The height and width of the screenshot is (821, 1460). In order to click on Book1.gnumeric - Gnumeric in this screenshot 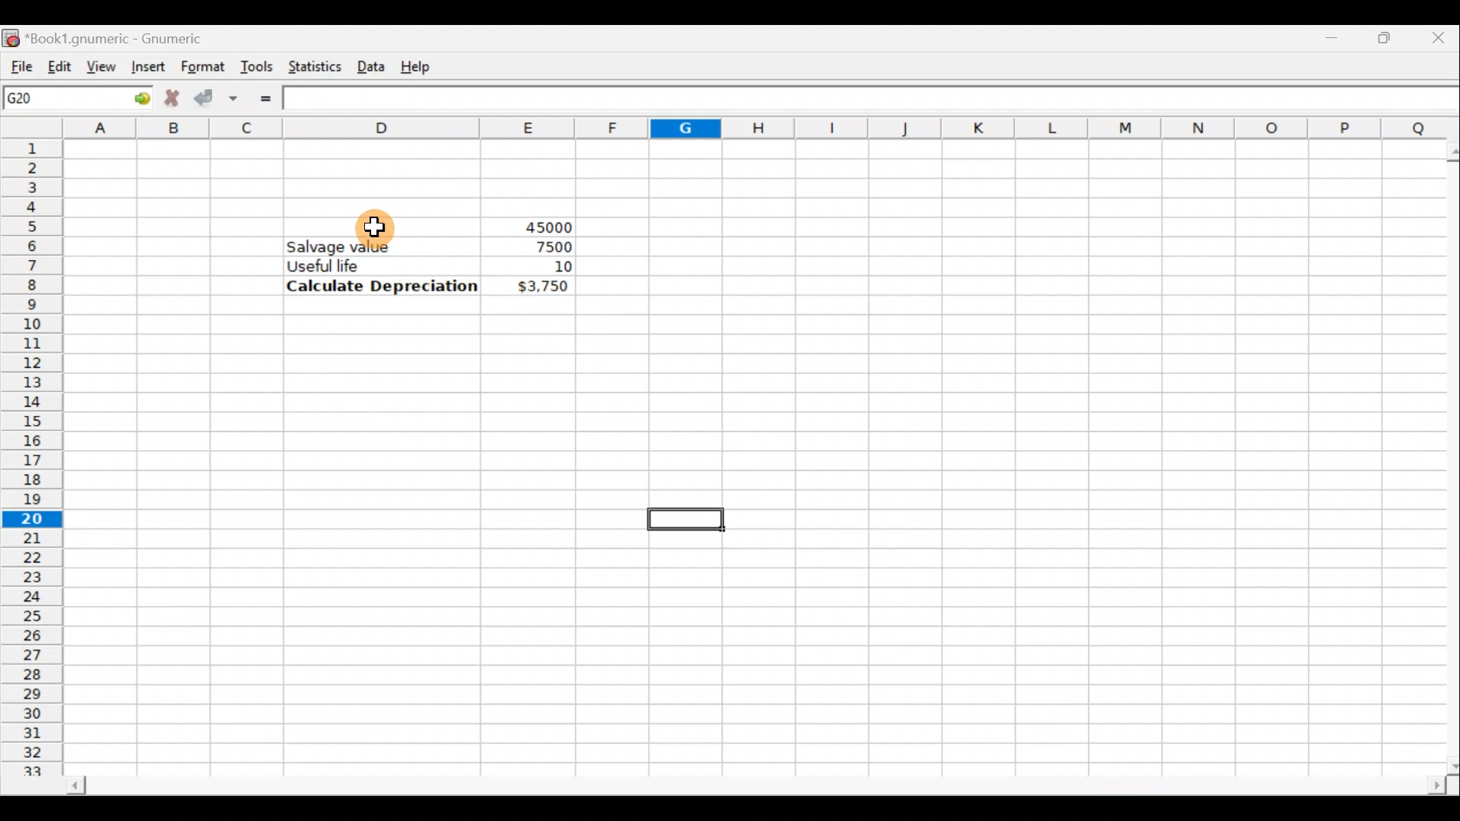, I will do `click(125, 37)`.